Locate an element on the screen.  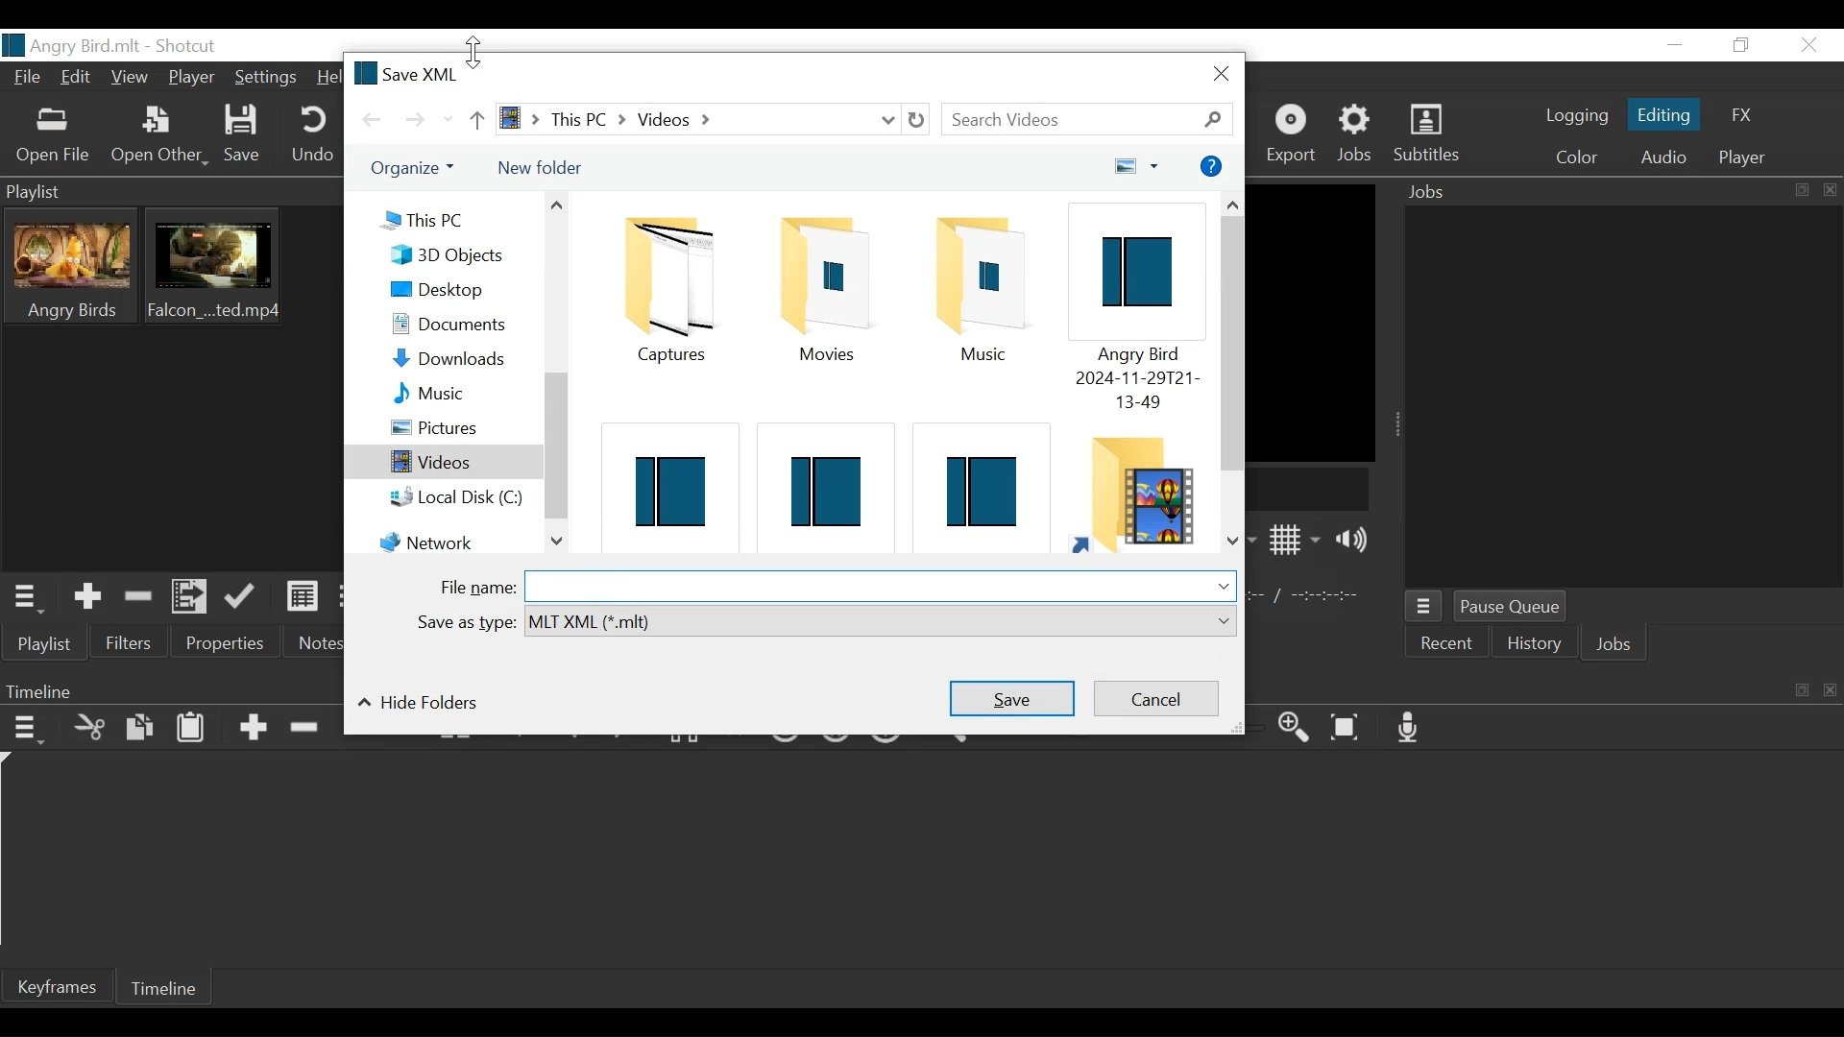
Jobs is located at coordinates (1620, 194).